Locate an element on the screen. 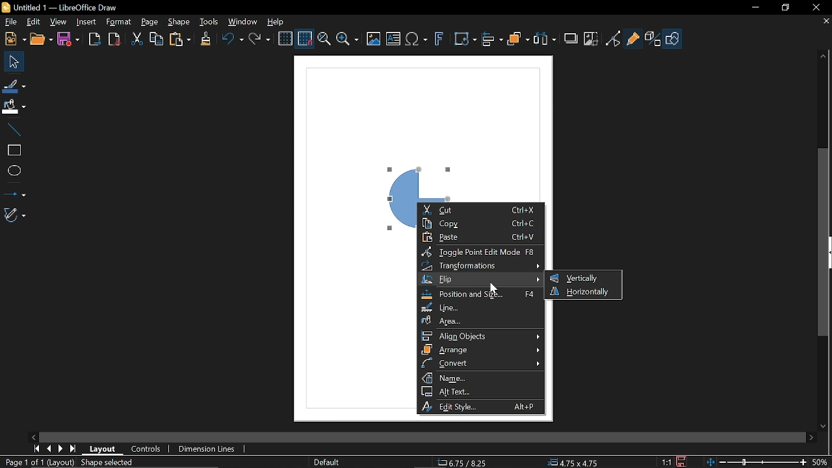 The image size is (832, 468). Window is located at coordinates (243, 21).